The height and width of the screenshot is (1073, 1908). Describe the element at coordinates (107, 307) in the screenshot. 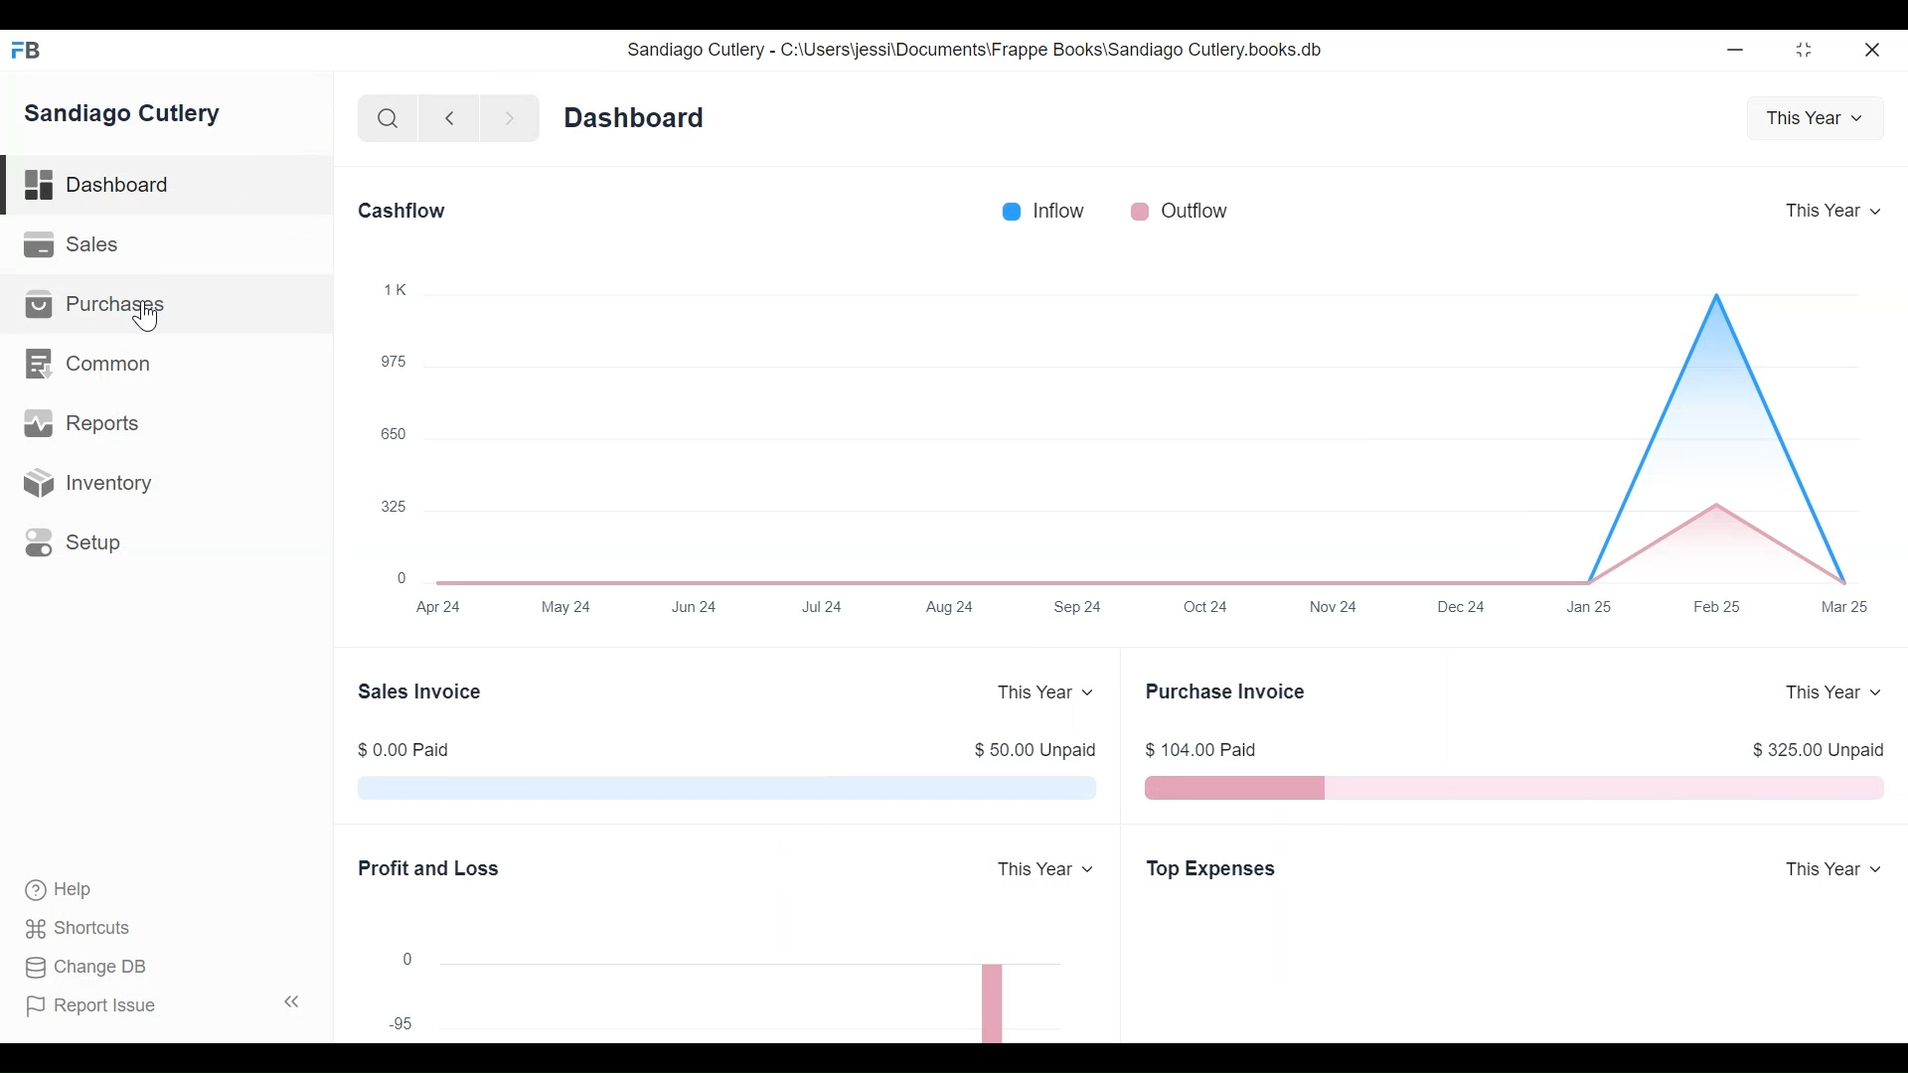

I see `Purchases` at that location.